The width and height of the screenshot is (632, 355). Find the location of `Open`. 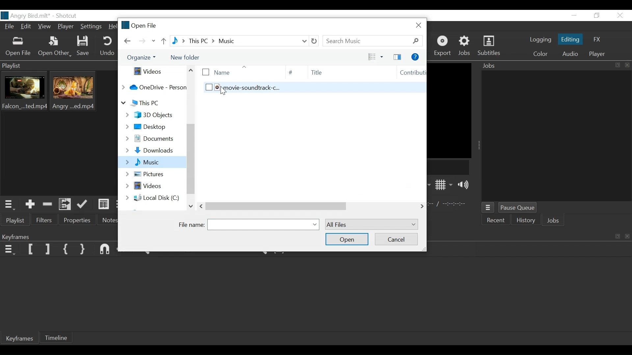

Open is located at coordinates (347, 239).